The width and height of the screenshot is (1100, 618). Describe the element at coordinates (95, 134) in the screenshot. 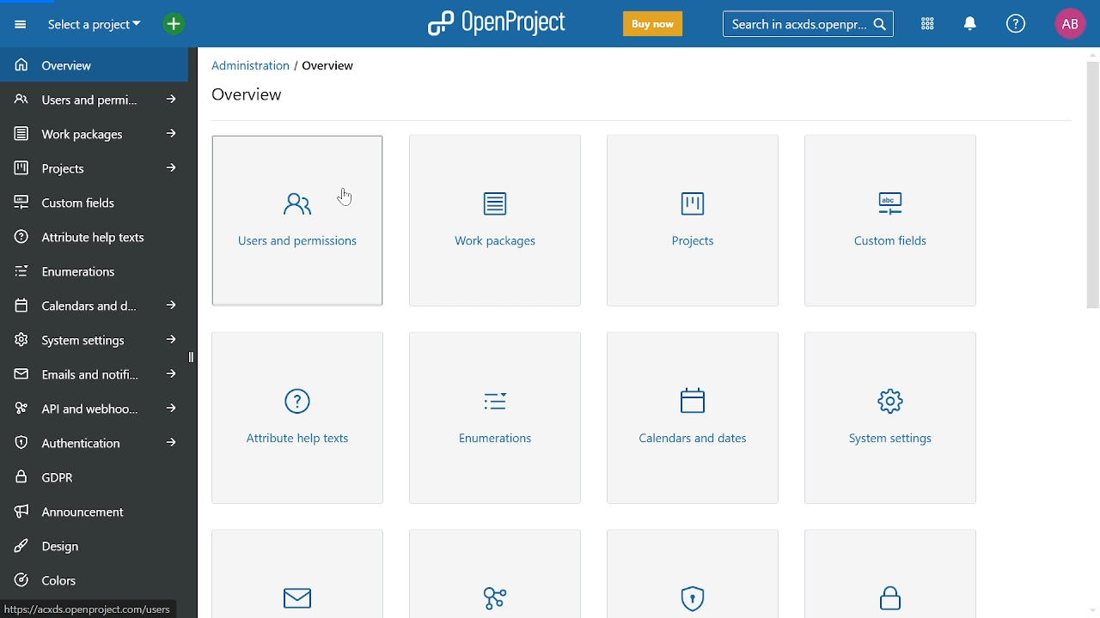

I see `Work progress` at that location.